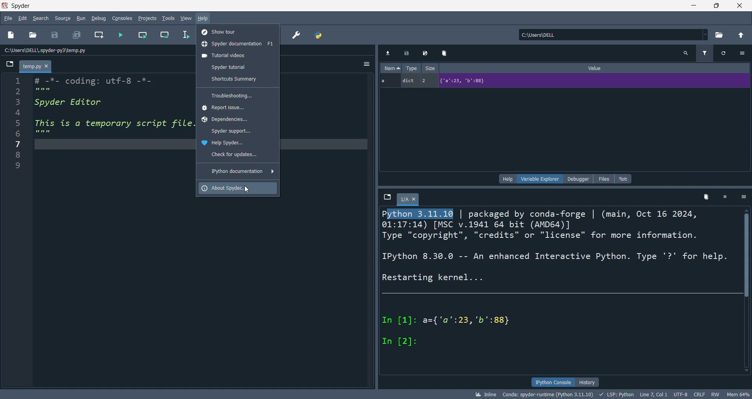 The width and height of the screenshot is (752, 399). I want to click on plots, so click(624, 179).